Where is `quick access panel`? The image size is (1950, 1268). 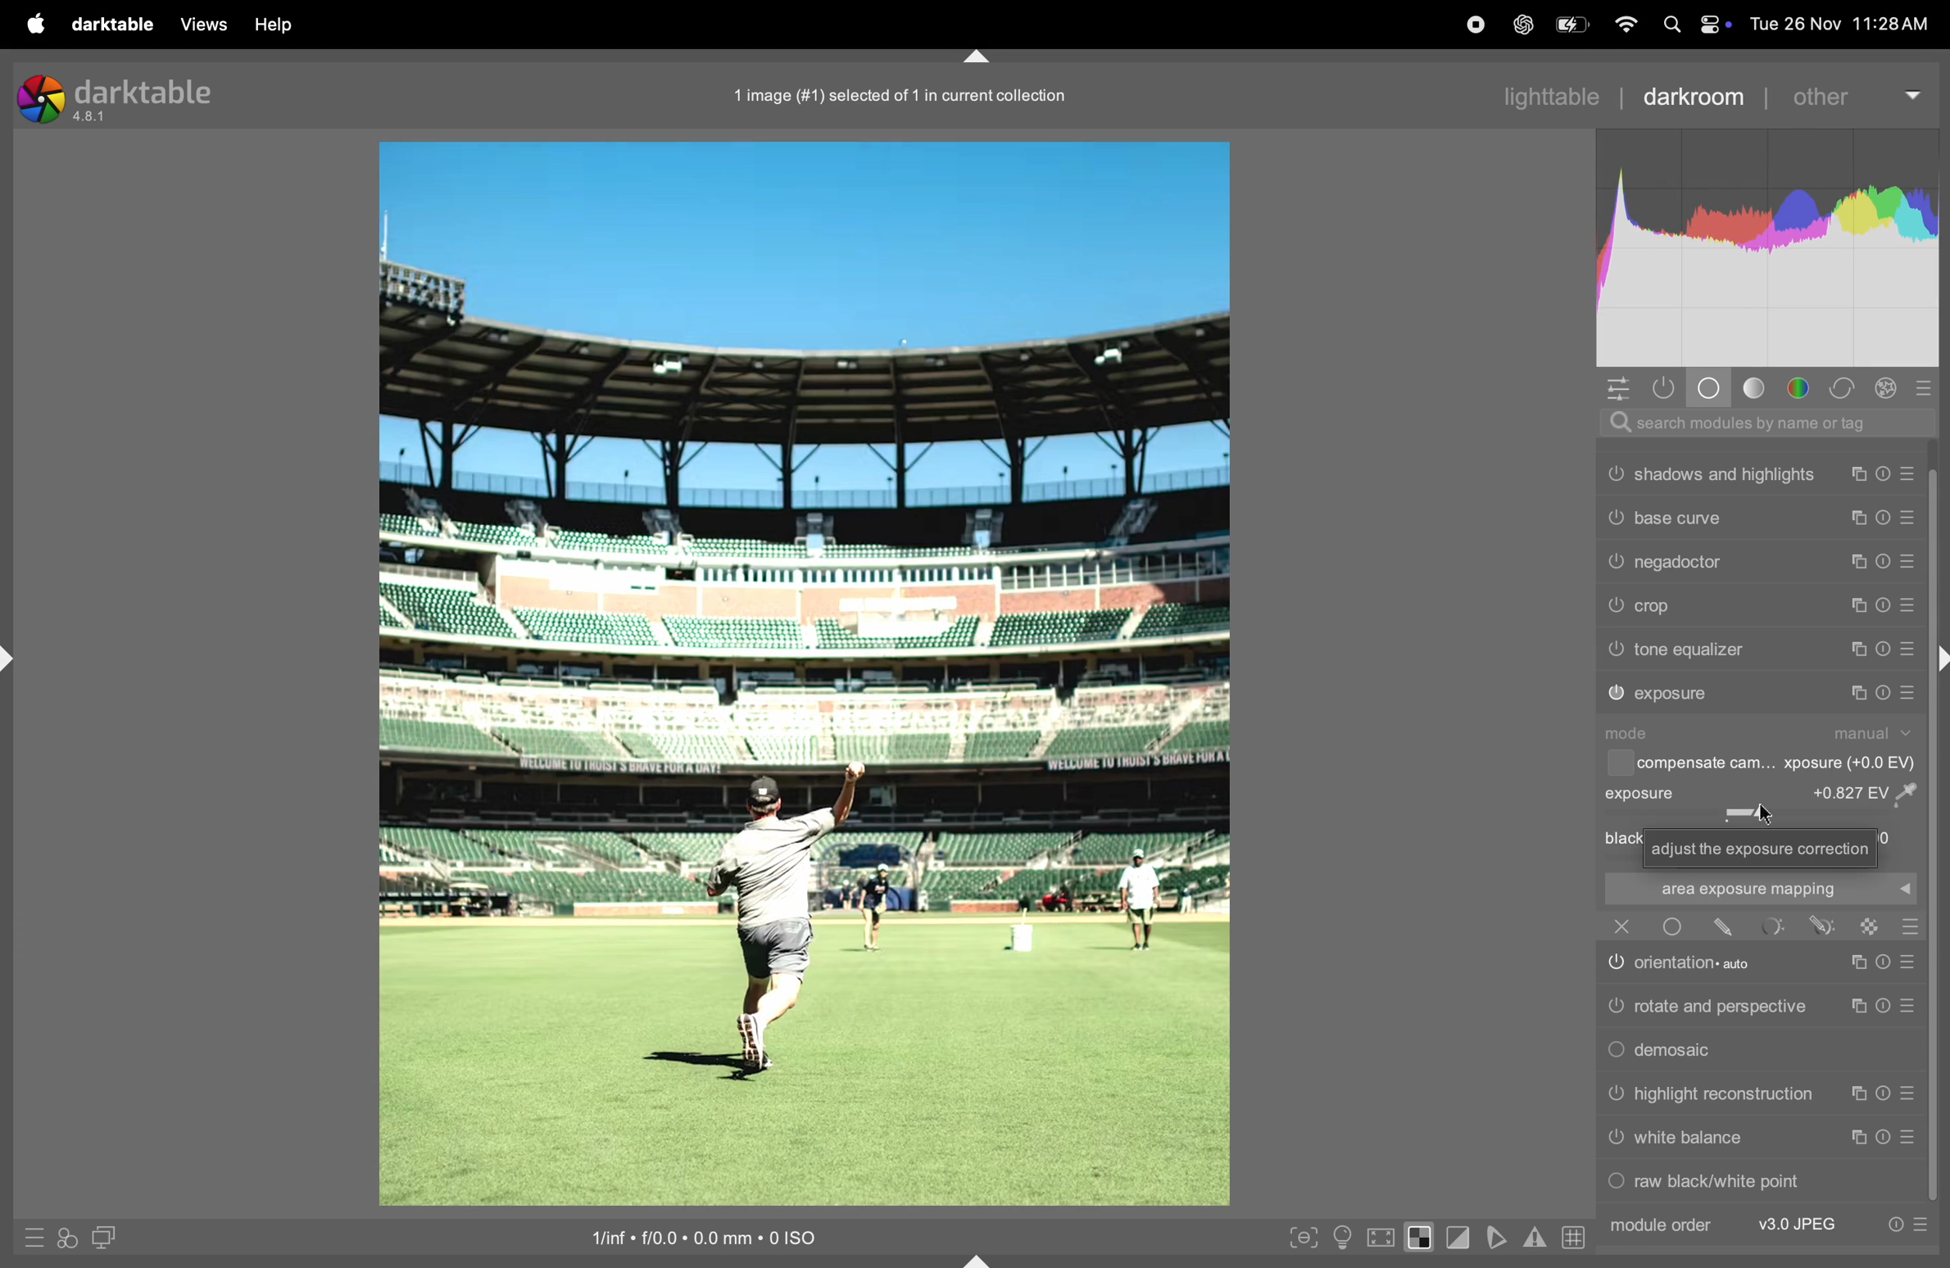 quick access panel is located at coordinates (1617, 388).